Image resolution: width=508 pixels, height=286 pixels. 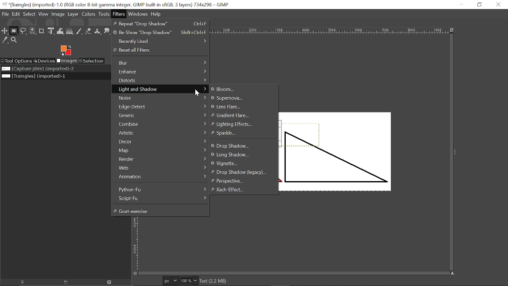 I want to click on Map, so click(x=161, y=151).